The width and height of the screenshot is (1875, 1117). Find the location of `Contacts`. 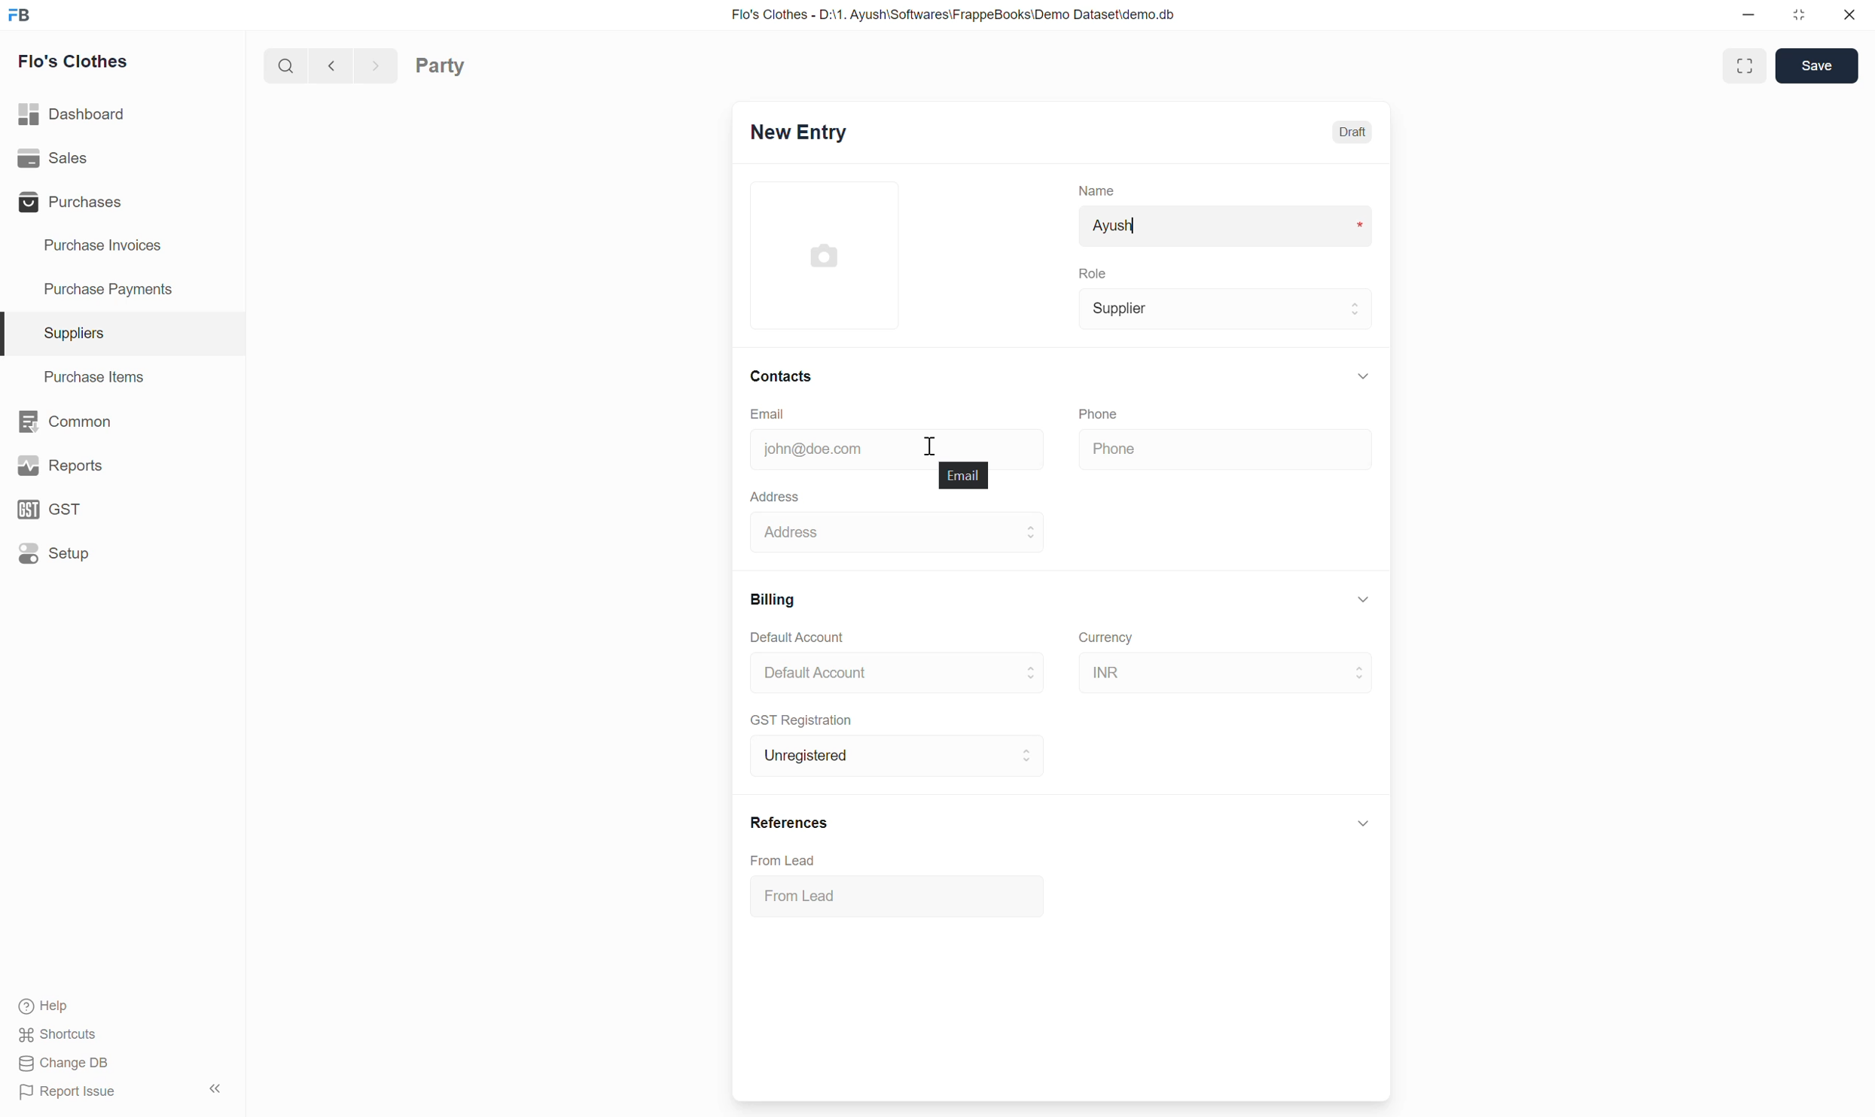

Contacts is located at coordinates (782, 376).